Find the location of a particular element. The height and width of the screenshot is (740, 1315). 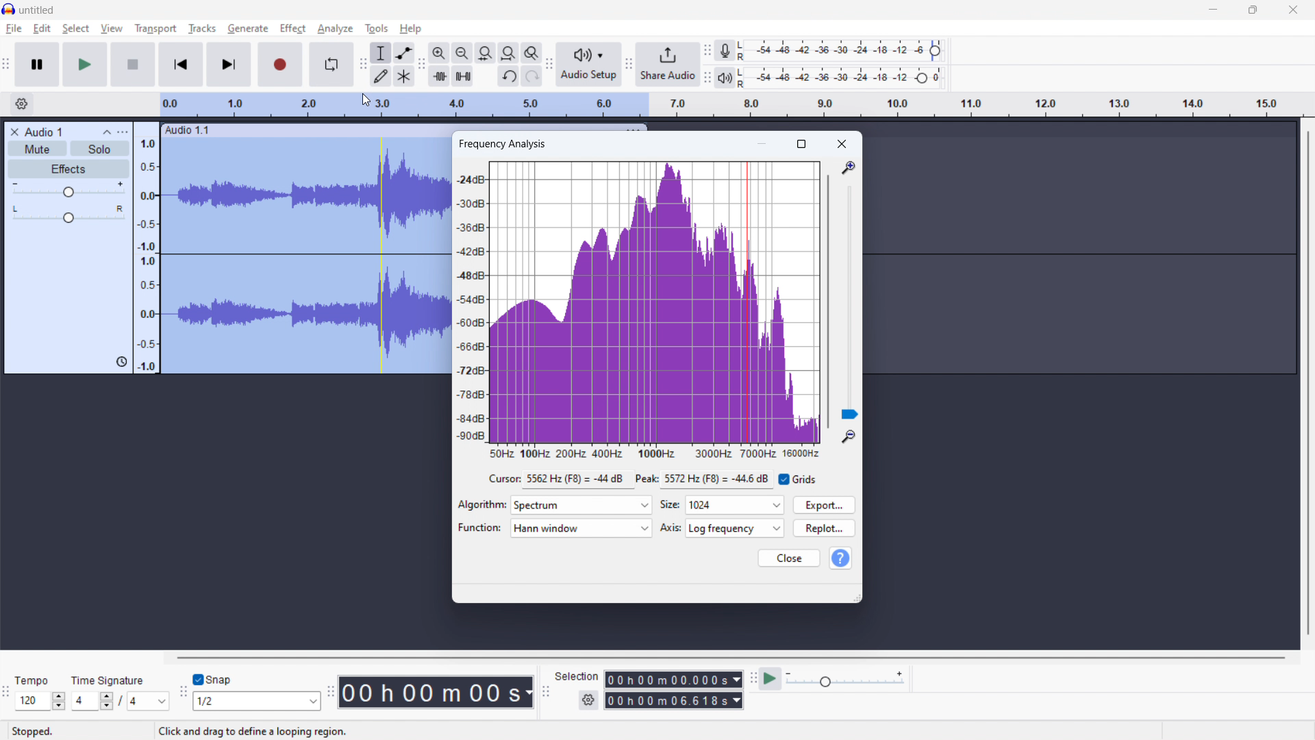

track control panel menu is located at coordinates (123, 132).